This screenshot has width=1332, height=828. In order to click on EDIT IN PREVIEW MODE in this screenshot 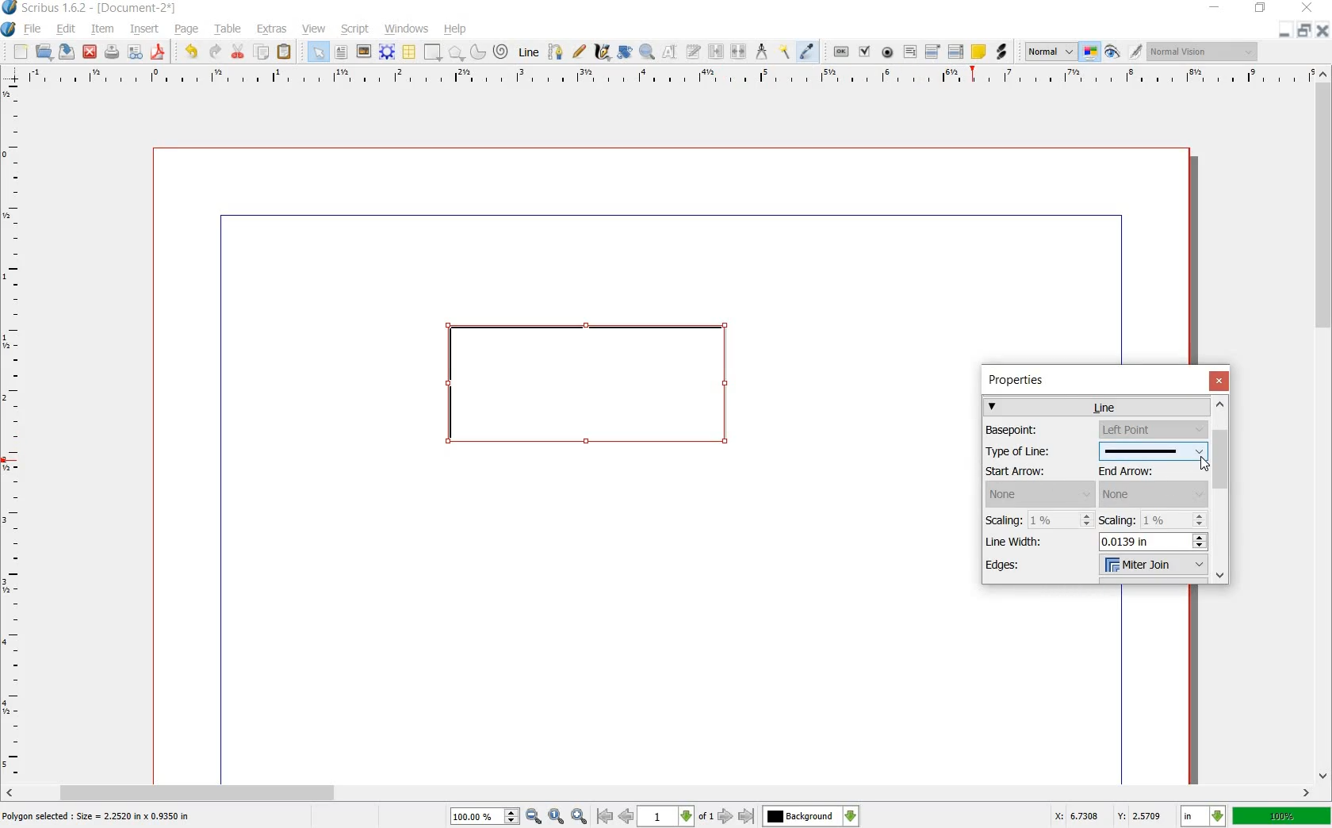, I will do `click(1138, 52)`.